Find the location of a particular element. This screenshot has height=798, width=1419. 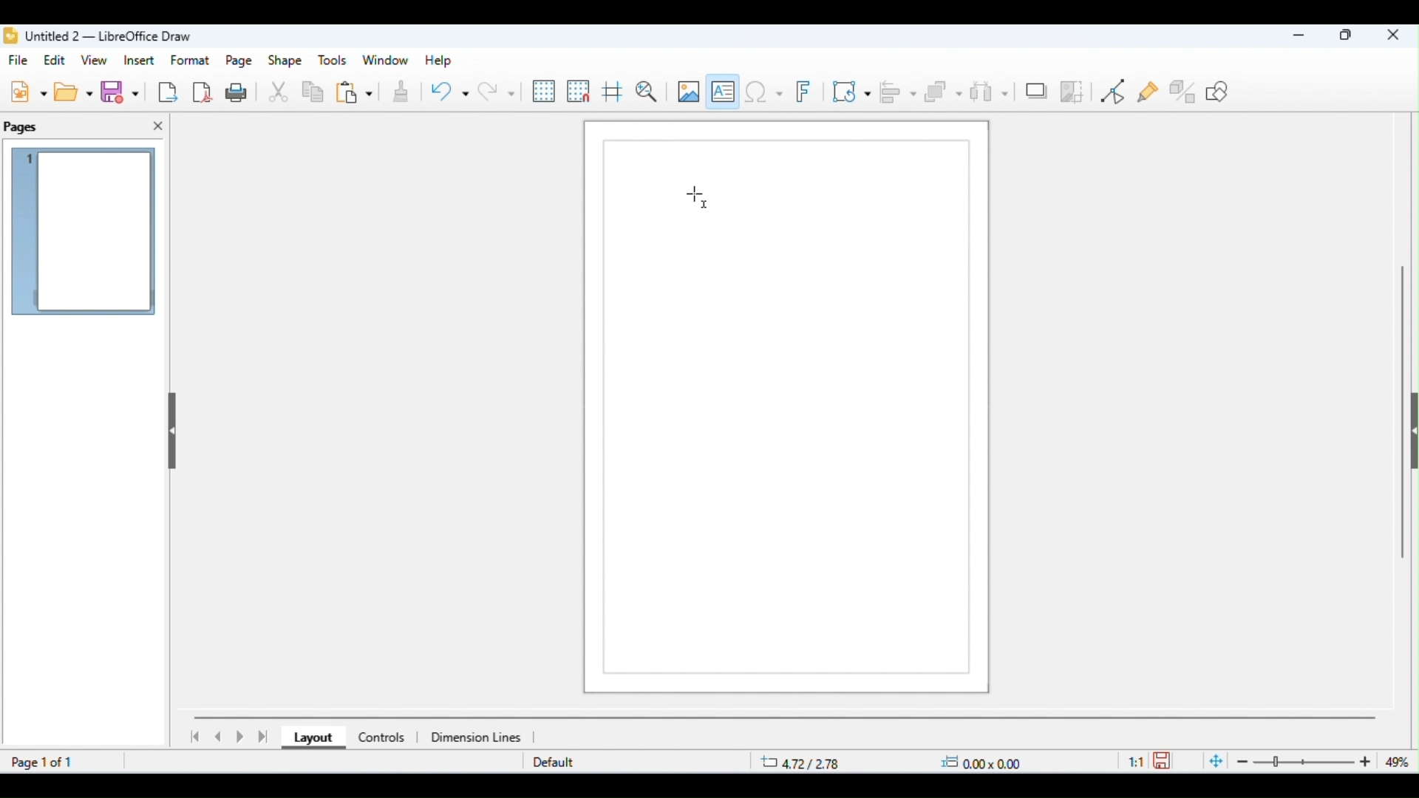

next page is located at coordinates (242, 737).